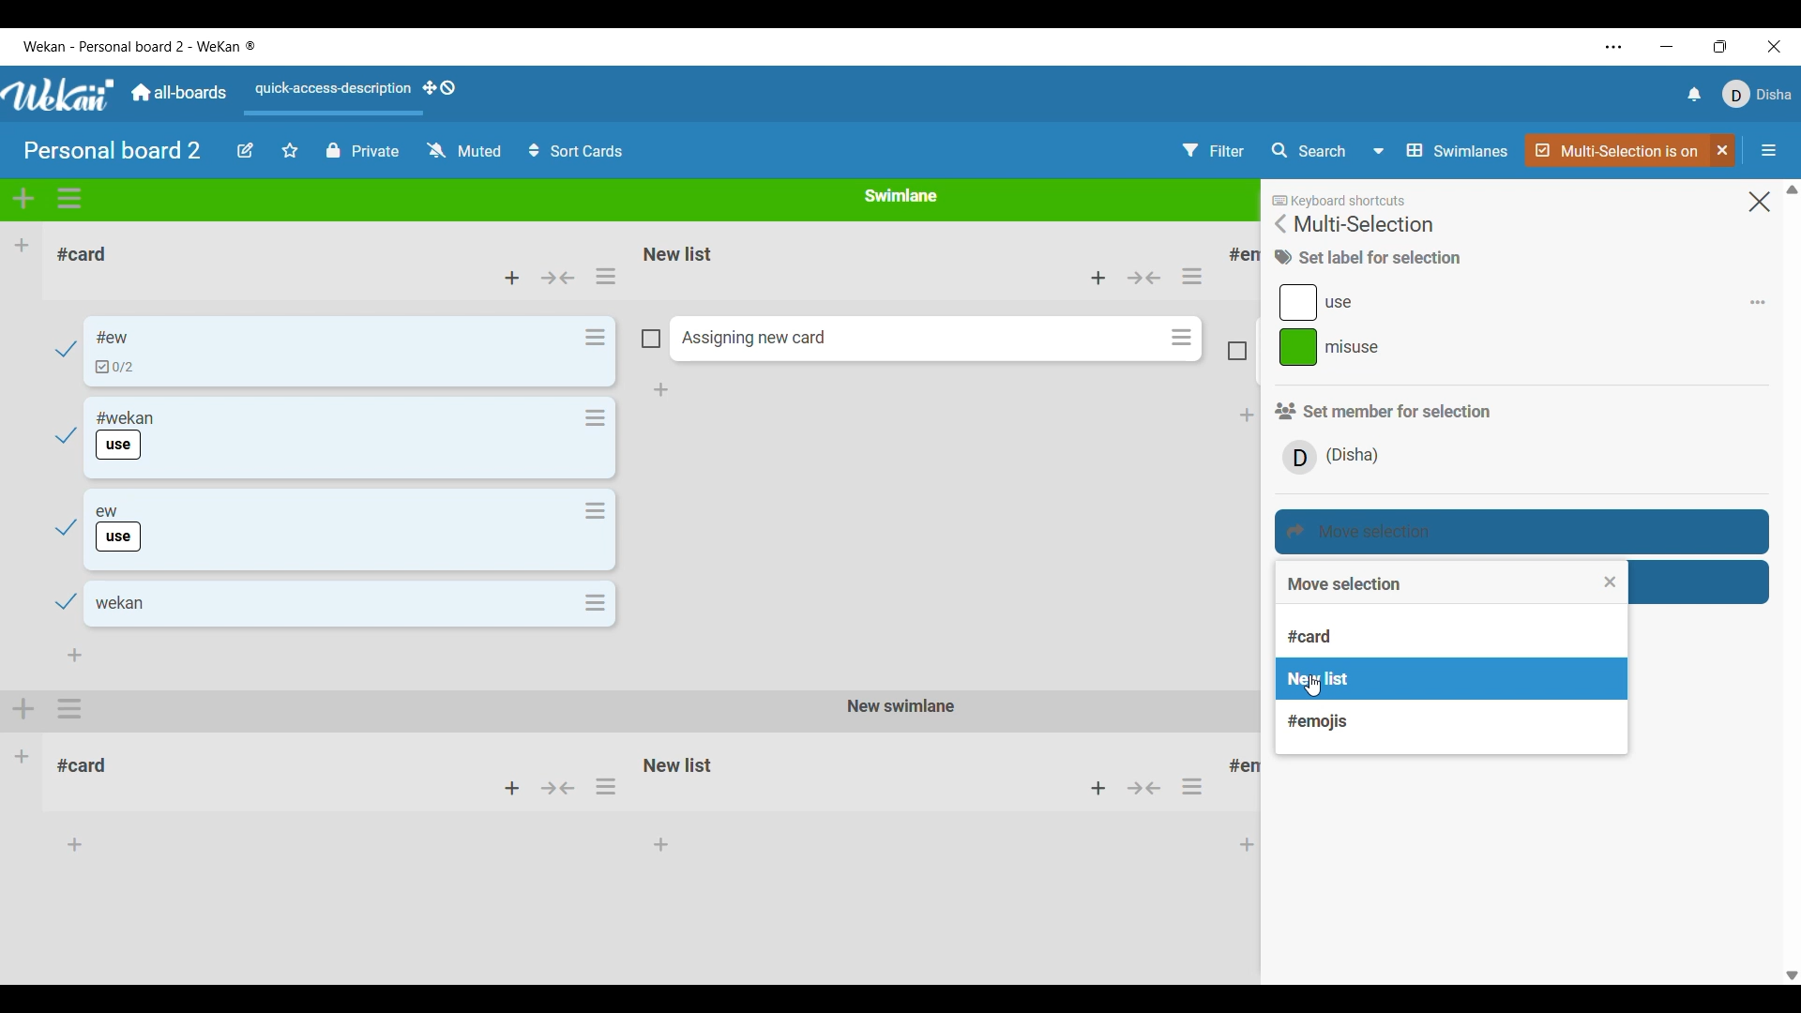 The height and width of the screenshot is (1013, 1801). I want to click on Edit board, so click(245, 151).